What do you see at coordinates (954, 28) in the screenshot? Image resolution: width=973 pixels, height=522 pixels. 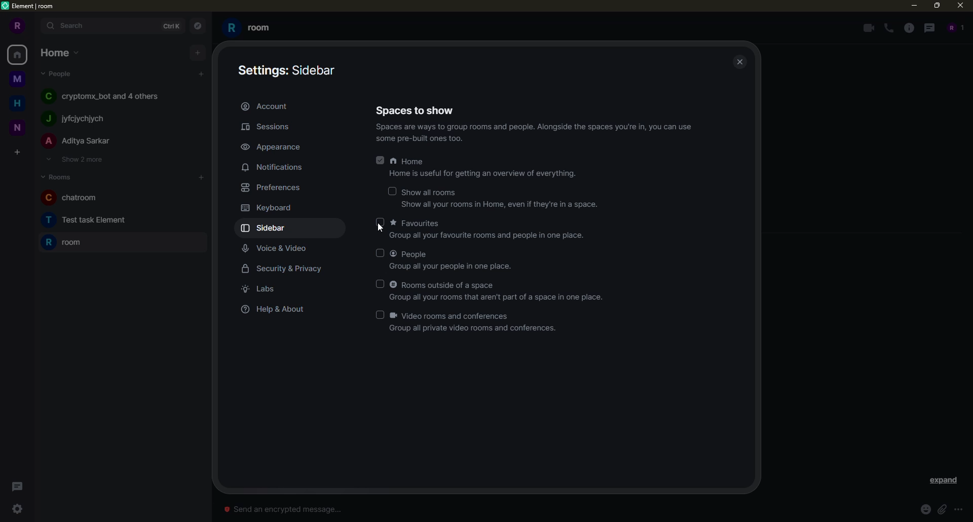 I see `people` at bounding box center [954, 28].